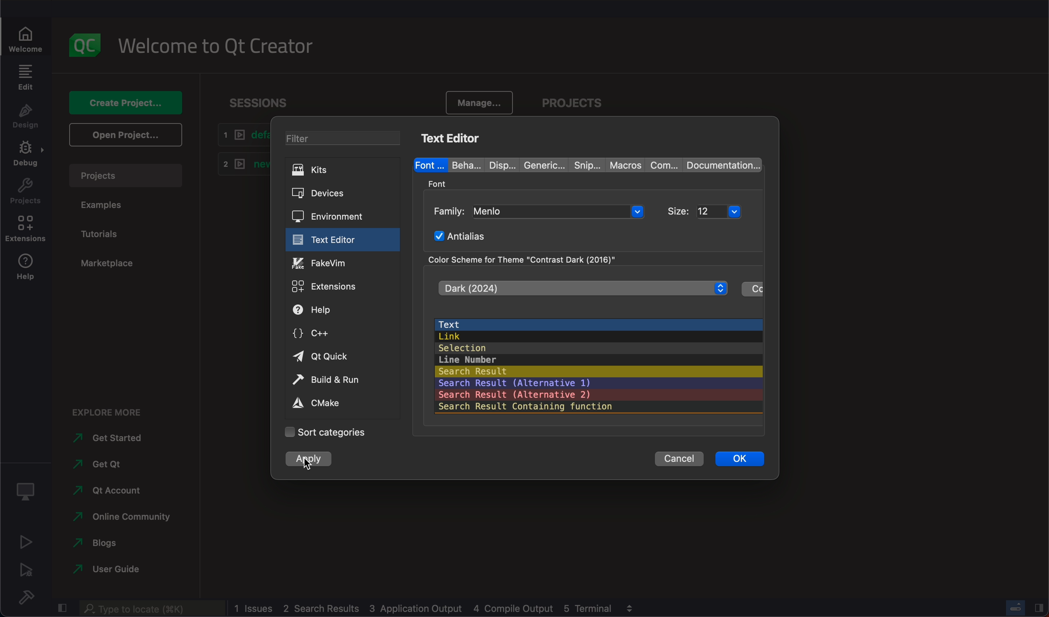 This screenshot has width=1049, height=617. What do you see at coordinates (102, 465) in the screenshot?
I see `get Qt` at bounding box center [102, 465].